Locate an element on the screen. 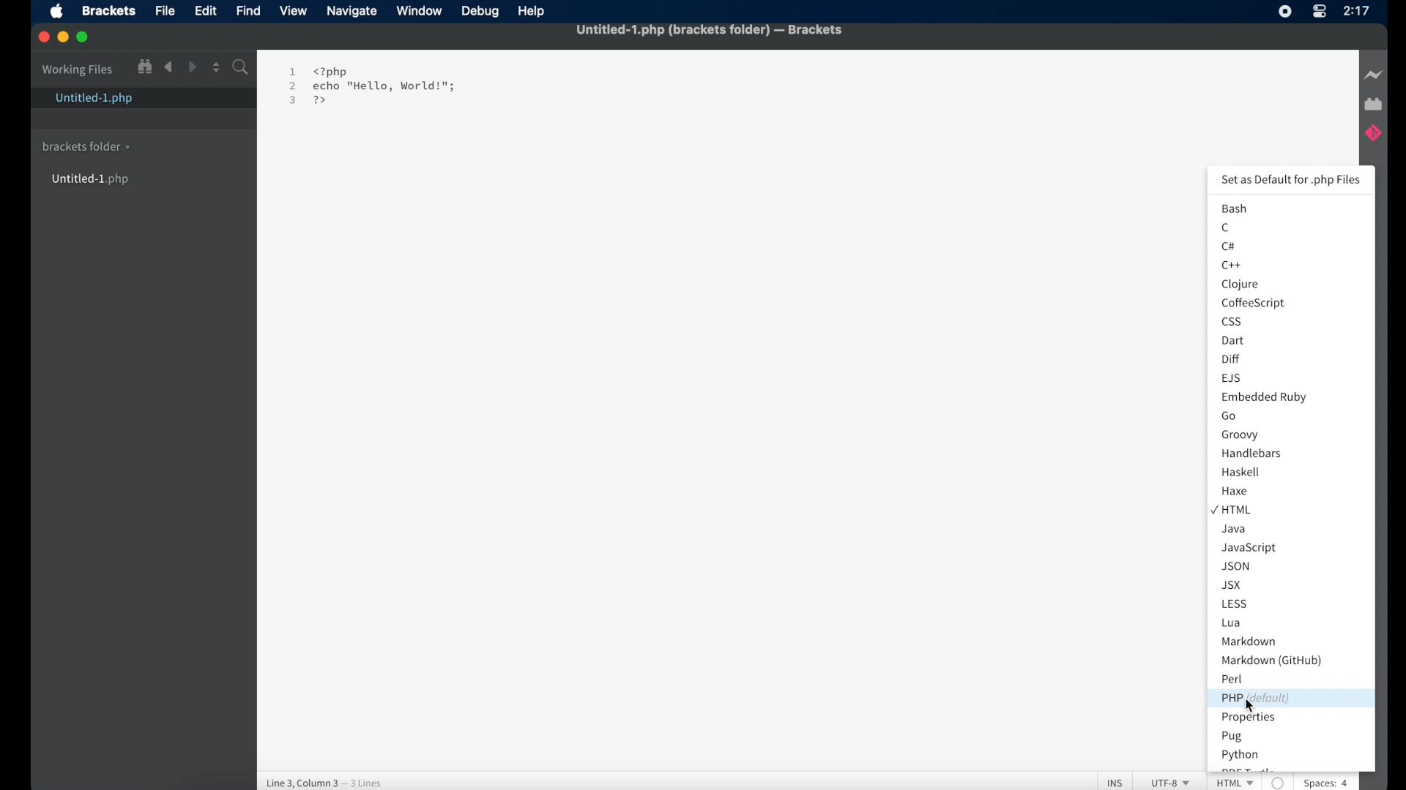 This screenshot has height=790, width=1406. obscured text is located at coordinates (1247, 771).